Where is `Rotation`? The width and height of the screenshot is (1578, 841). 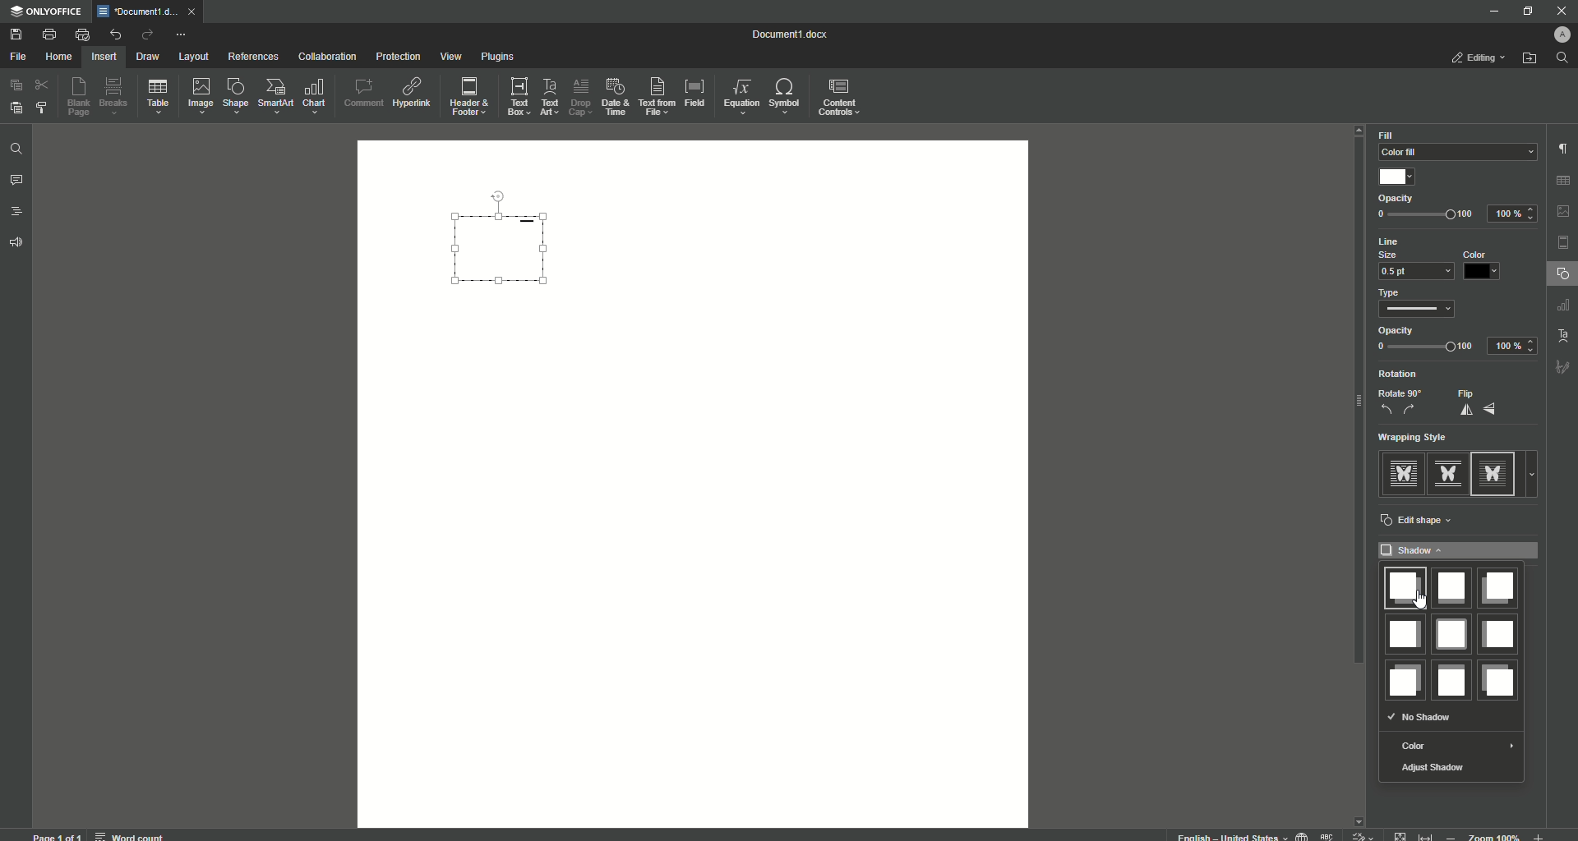
Rotation is located at coordinates (1400, 375).